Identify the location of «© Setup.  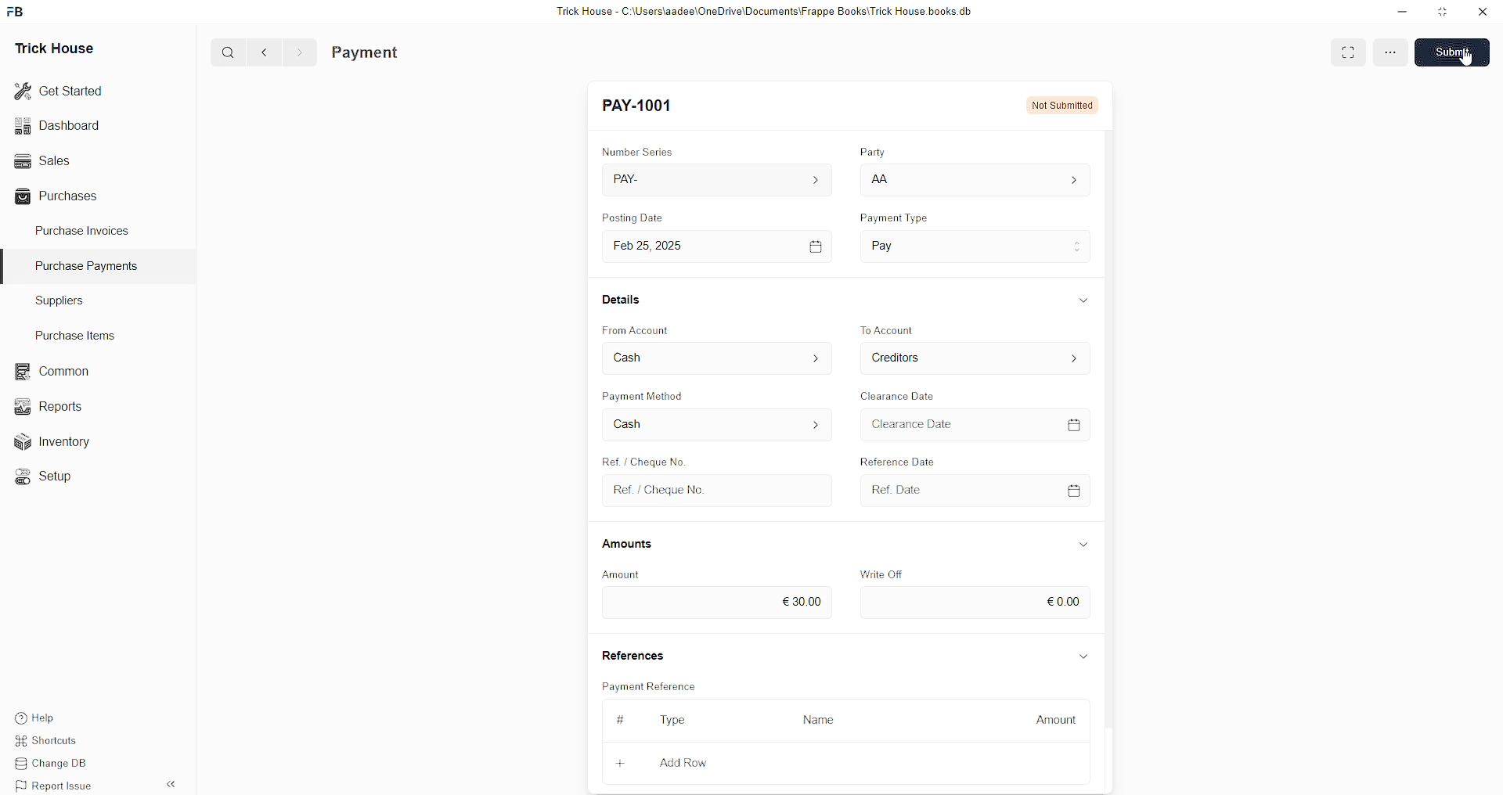
(49, 477).